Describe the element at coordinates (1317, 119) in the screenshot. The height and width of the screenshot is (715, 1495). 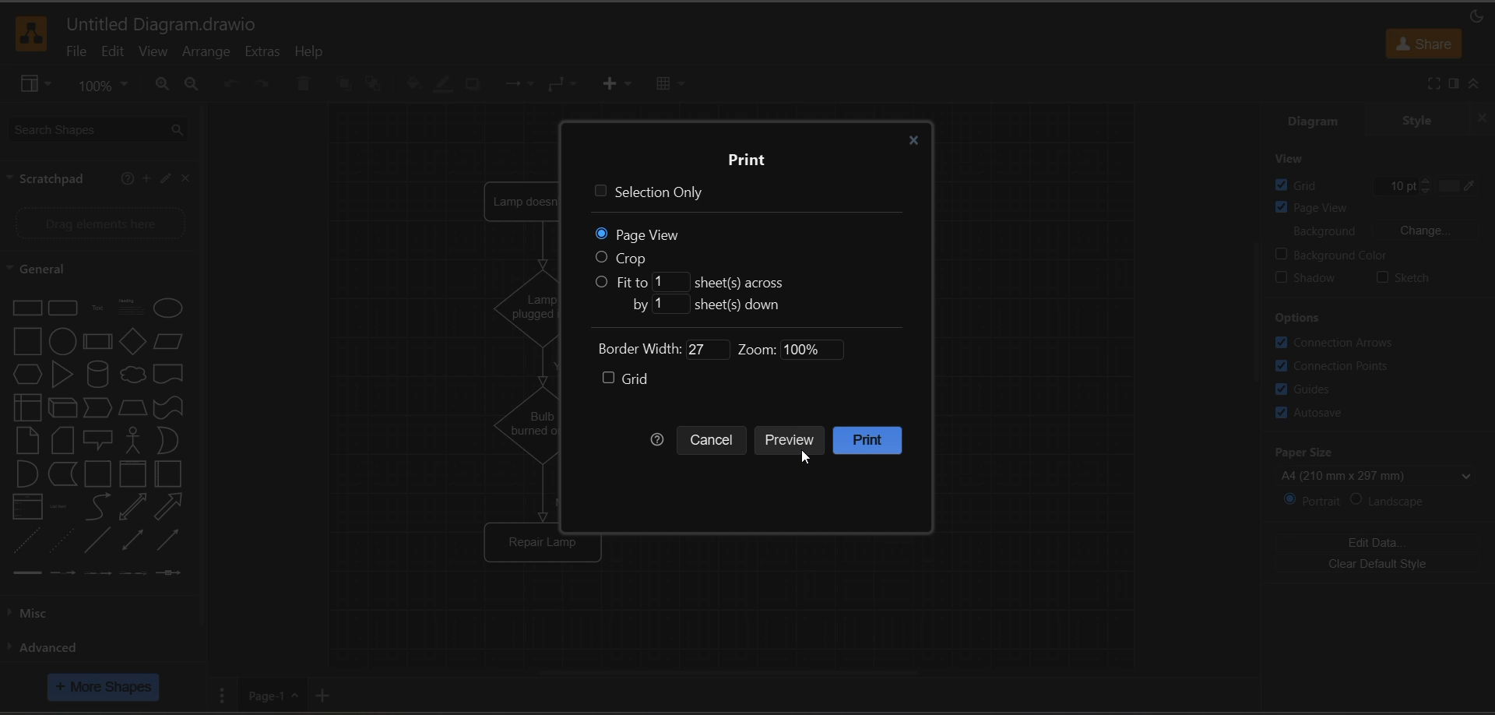
I see `diagram` at that location.